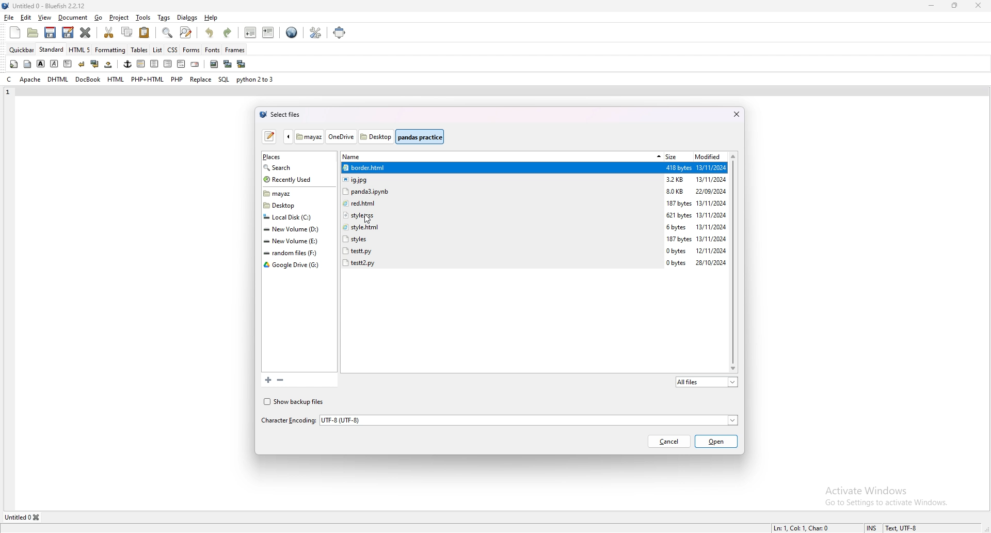  I want to click on cursor, so click(368, 221).